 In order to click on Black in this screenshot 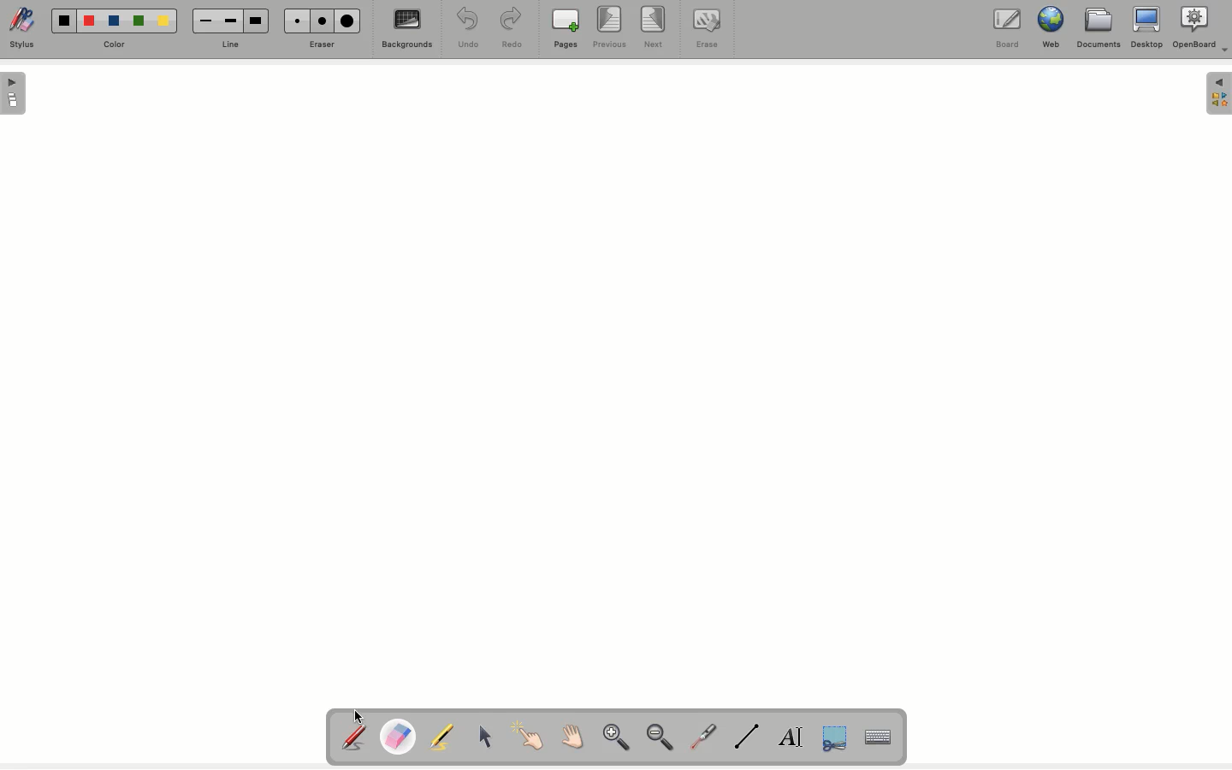, I will do `click(65, 20)`.